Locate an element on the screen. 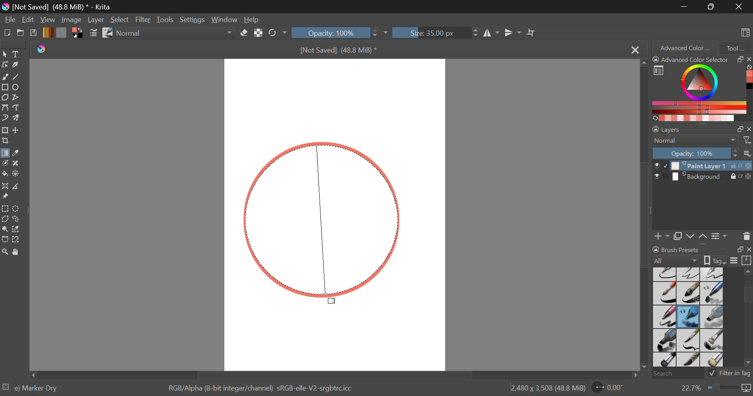 The height and width of the screenshot is (396, 753). Bristles-2 Flat Rough is located at coordinates (713, 341).